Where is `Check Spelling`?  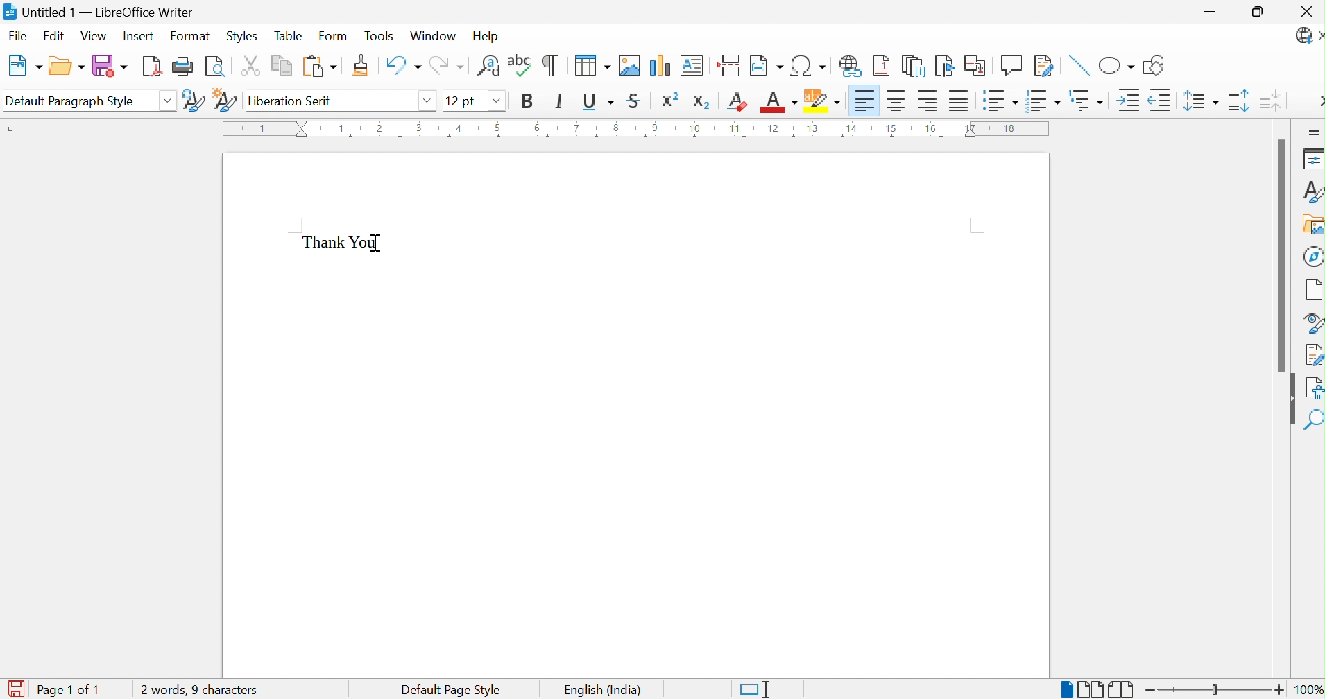
Check Spelling is located at coordinates (520, 68).